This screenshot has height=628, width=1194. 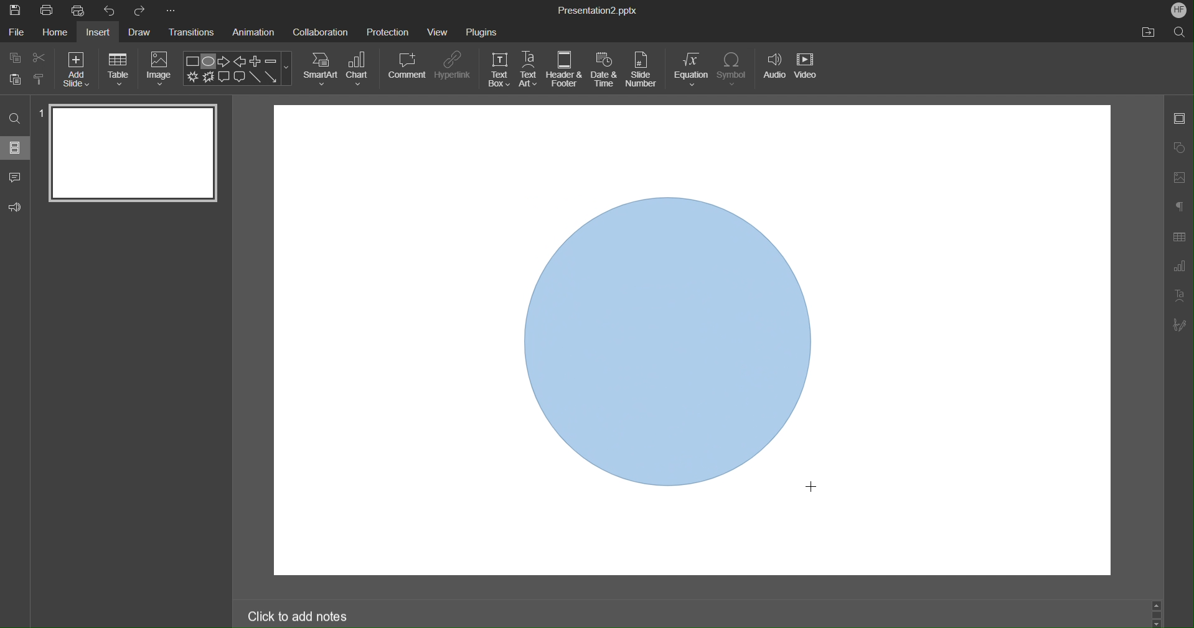 What do you see at coordinates (142, 32) in the screenshot?
I see `Draw` at bounding box center [142, 32].